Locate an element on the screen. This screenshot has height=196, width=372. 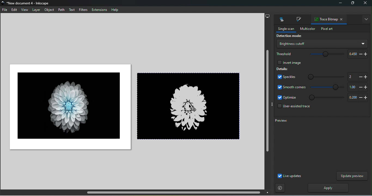
Drop down menu is located at coordinates (322, 44).